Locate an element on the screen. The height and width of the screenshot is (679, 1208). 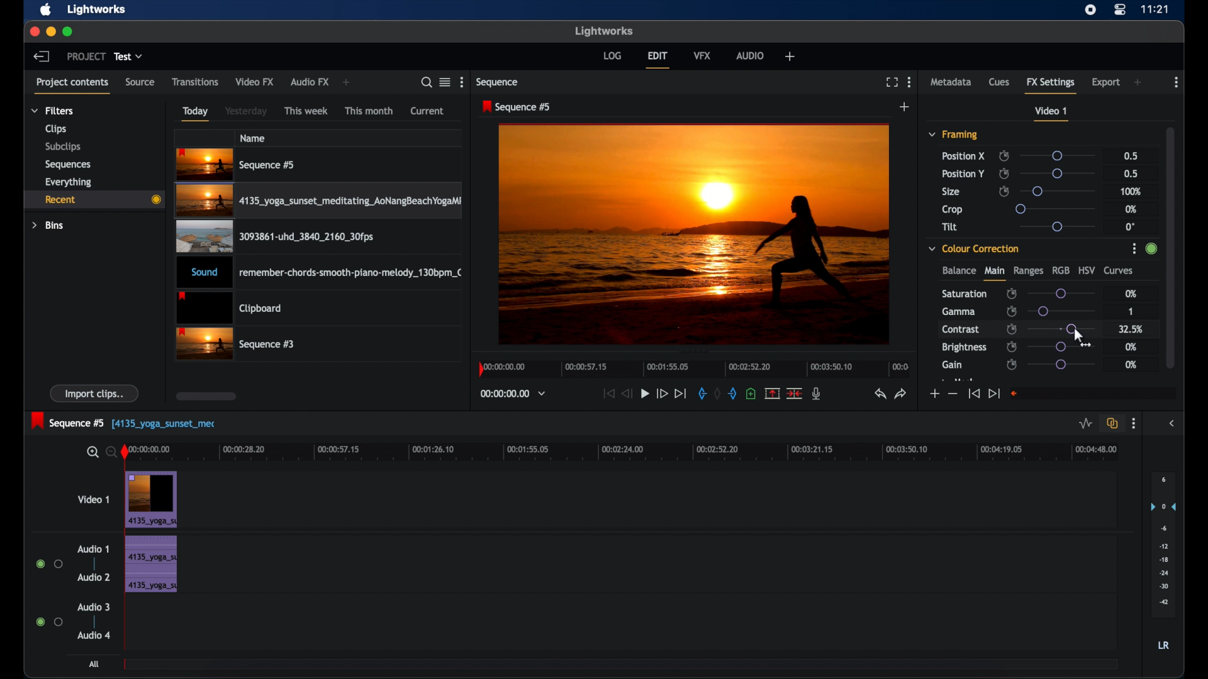
test dropdown is located at coordinates (128, 56).